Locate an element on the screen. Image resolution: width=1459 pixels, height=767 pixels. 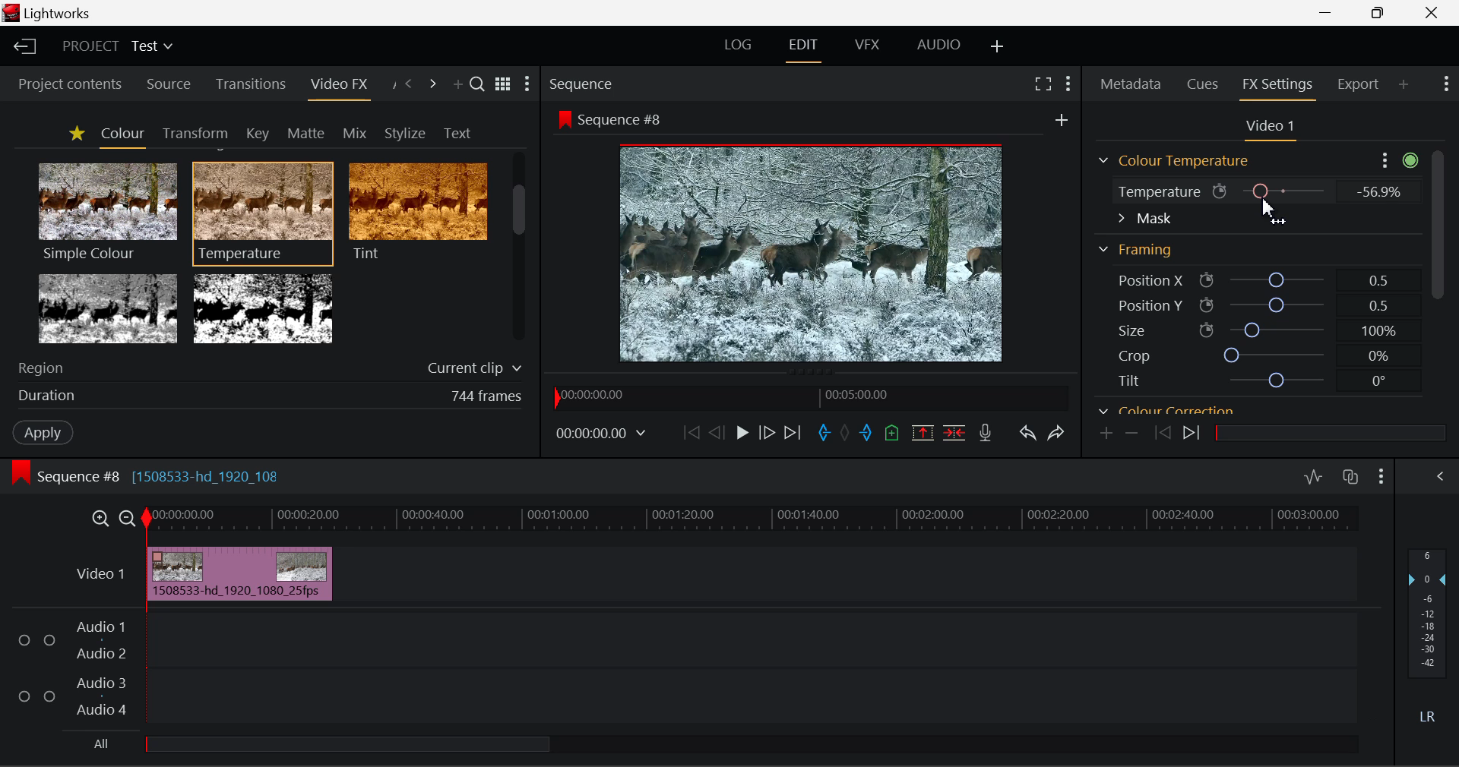
Colour is located at coordinates (120, 134).